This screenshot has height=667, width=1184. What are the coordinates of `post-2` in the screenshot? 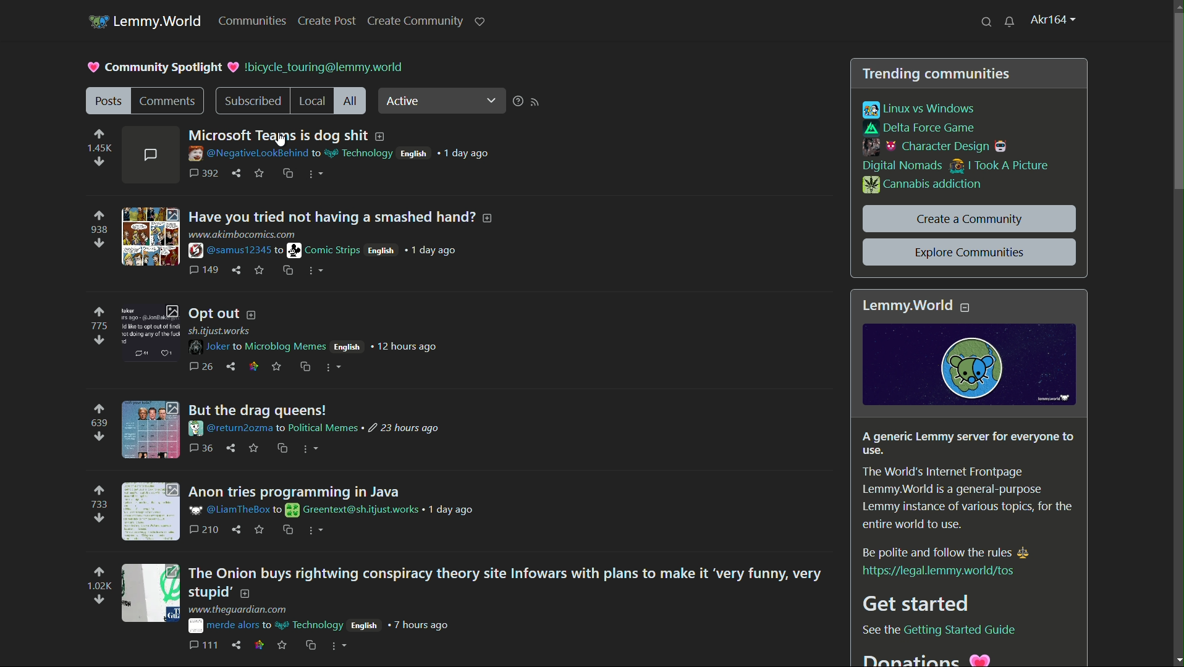 It's located at (347, 215).